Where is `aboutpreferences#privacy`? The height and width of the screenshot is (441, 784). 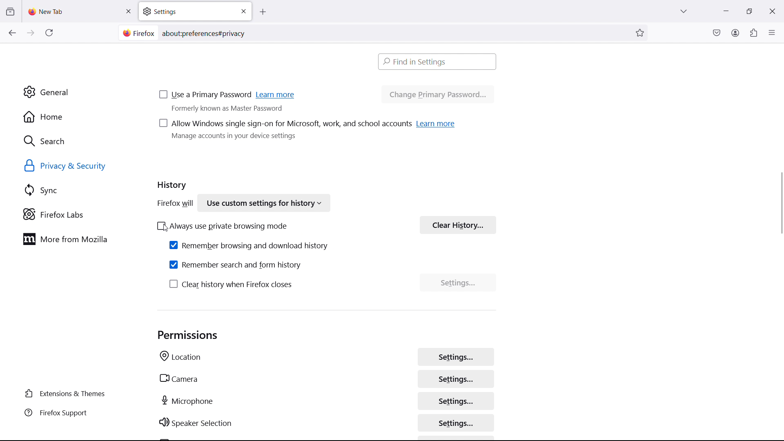
aboutpreferences#privacy is located at coordinates (207, 32).